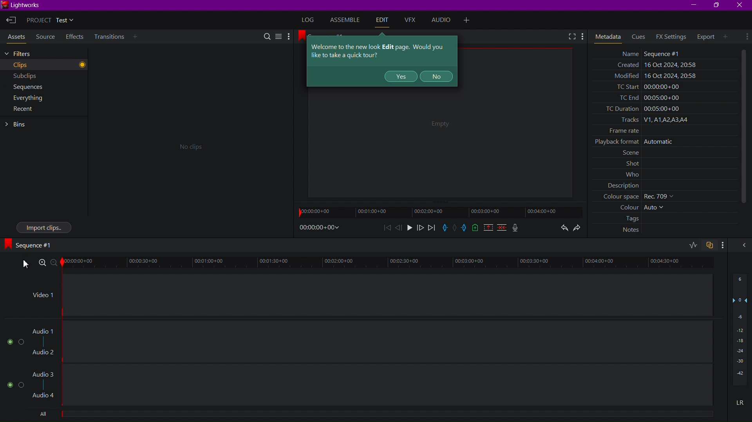 The height and width of the screenshot is (422, 752). I want to click on Buttons, so click(17, 341).